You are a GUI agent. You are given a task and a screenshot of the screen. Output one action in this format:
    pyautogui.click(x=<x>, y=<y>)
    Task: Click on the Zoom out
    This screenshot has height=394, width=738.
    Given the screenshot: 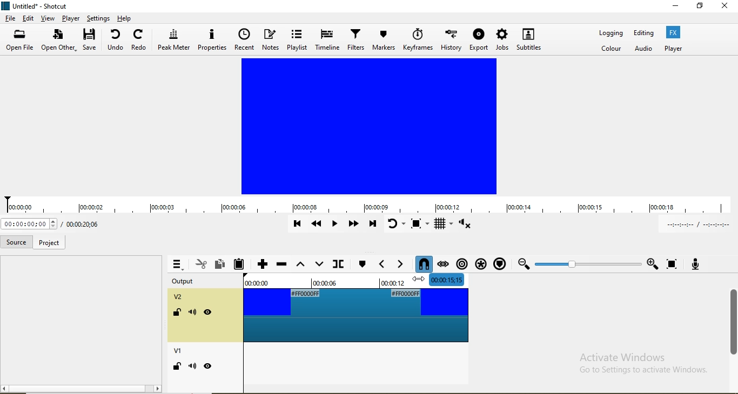 What is the action you would take?
    pyautogui.click(x=522, y=264)
    